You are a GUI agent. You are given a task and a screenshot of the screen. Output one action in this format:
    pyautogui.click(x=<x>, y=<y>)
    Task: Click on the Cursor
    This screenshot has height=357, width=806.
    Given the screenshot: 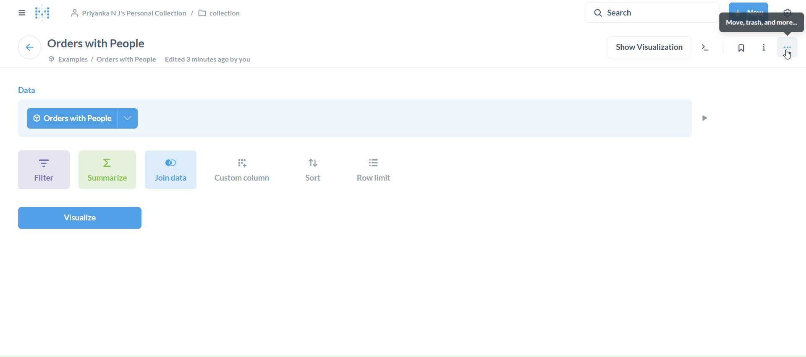 What is the action you would take?
    pyautogui.click(x=788, y=54)
    